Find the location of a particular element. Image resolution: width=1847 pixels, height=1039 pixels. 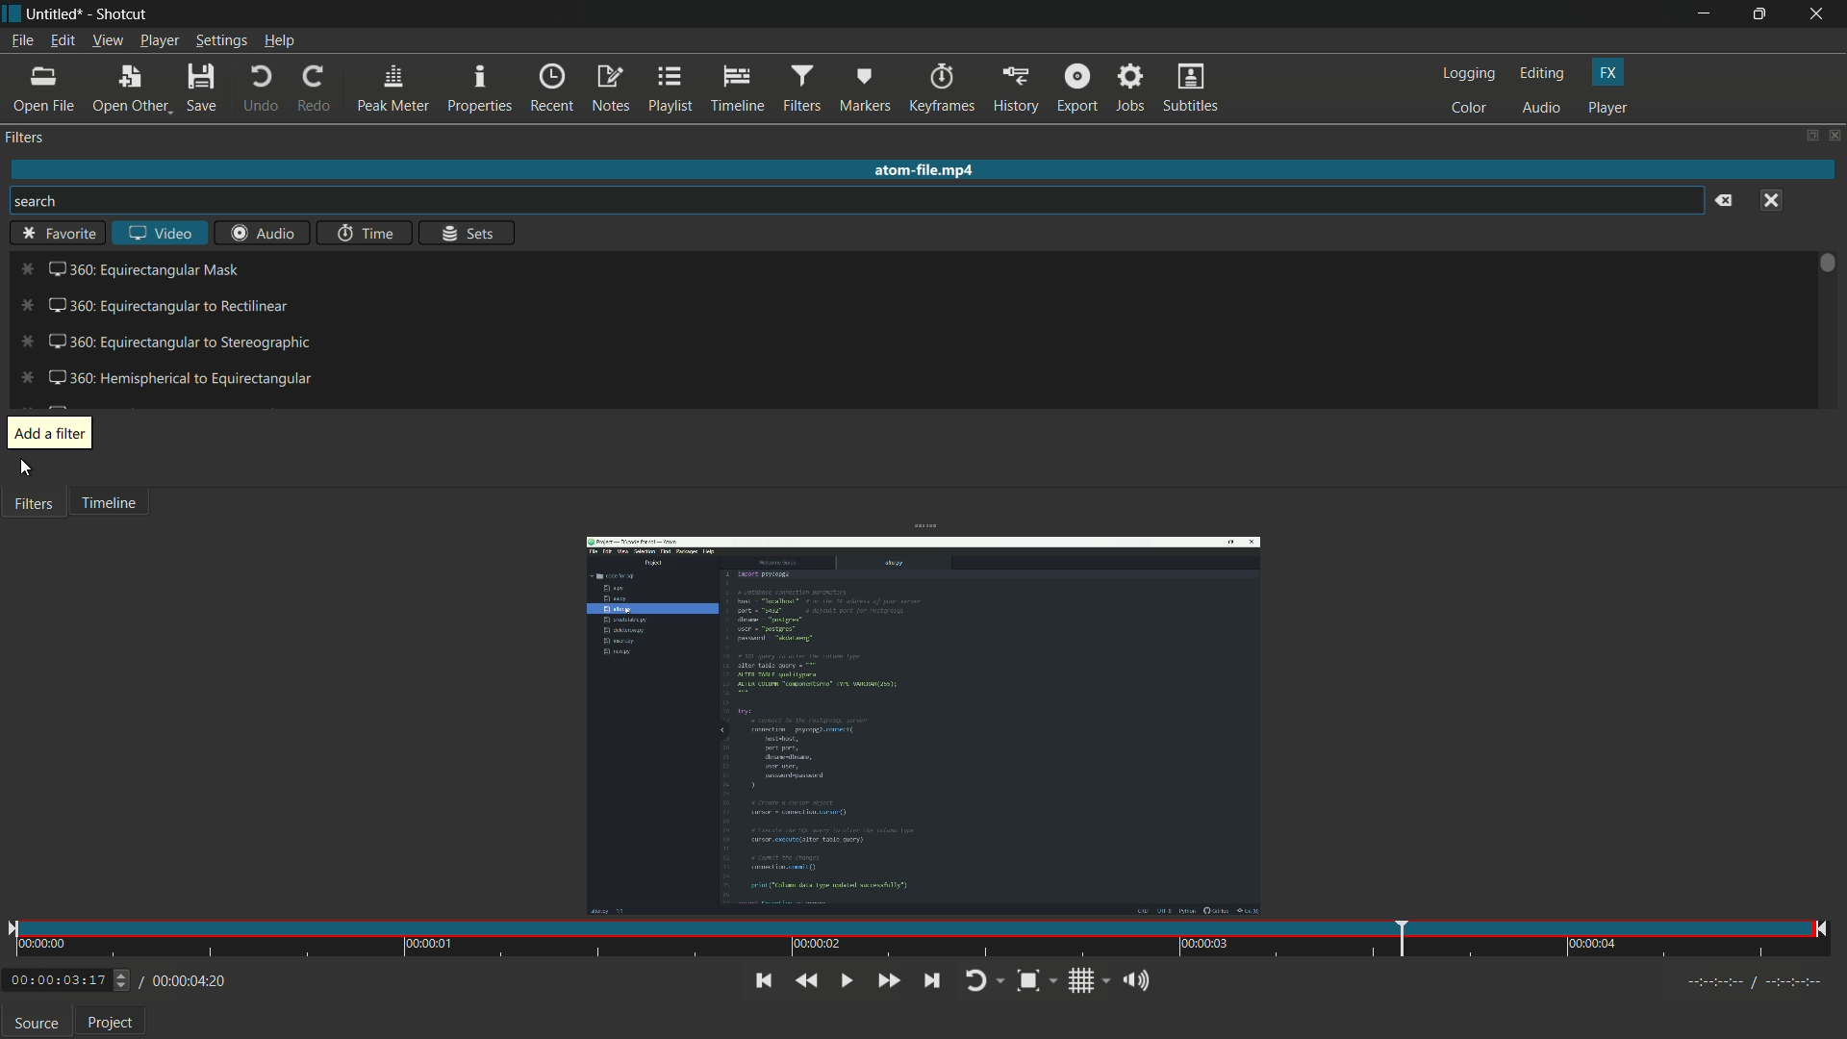

undo is located at coordinates (256, 90).